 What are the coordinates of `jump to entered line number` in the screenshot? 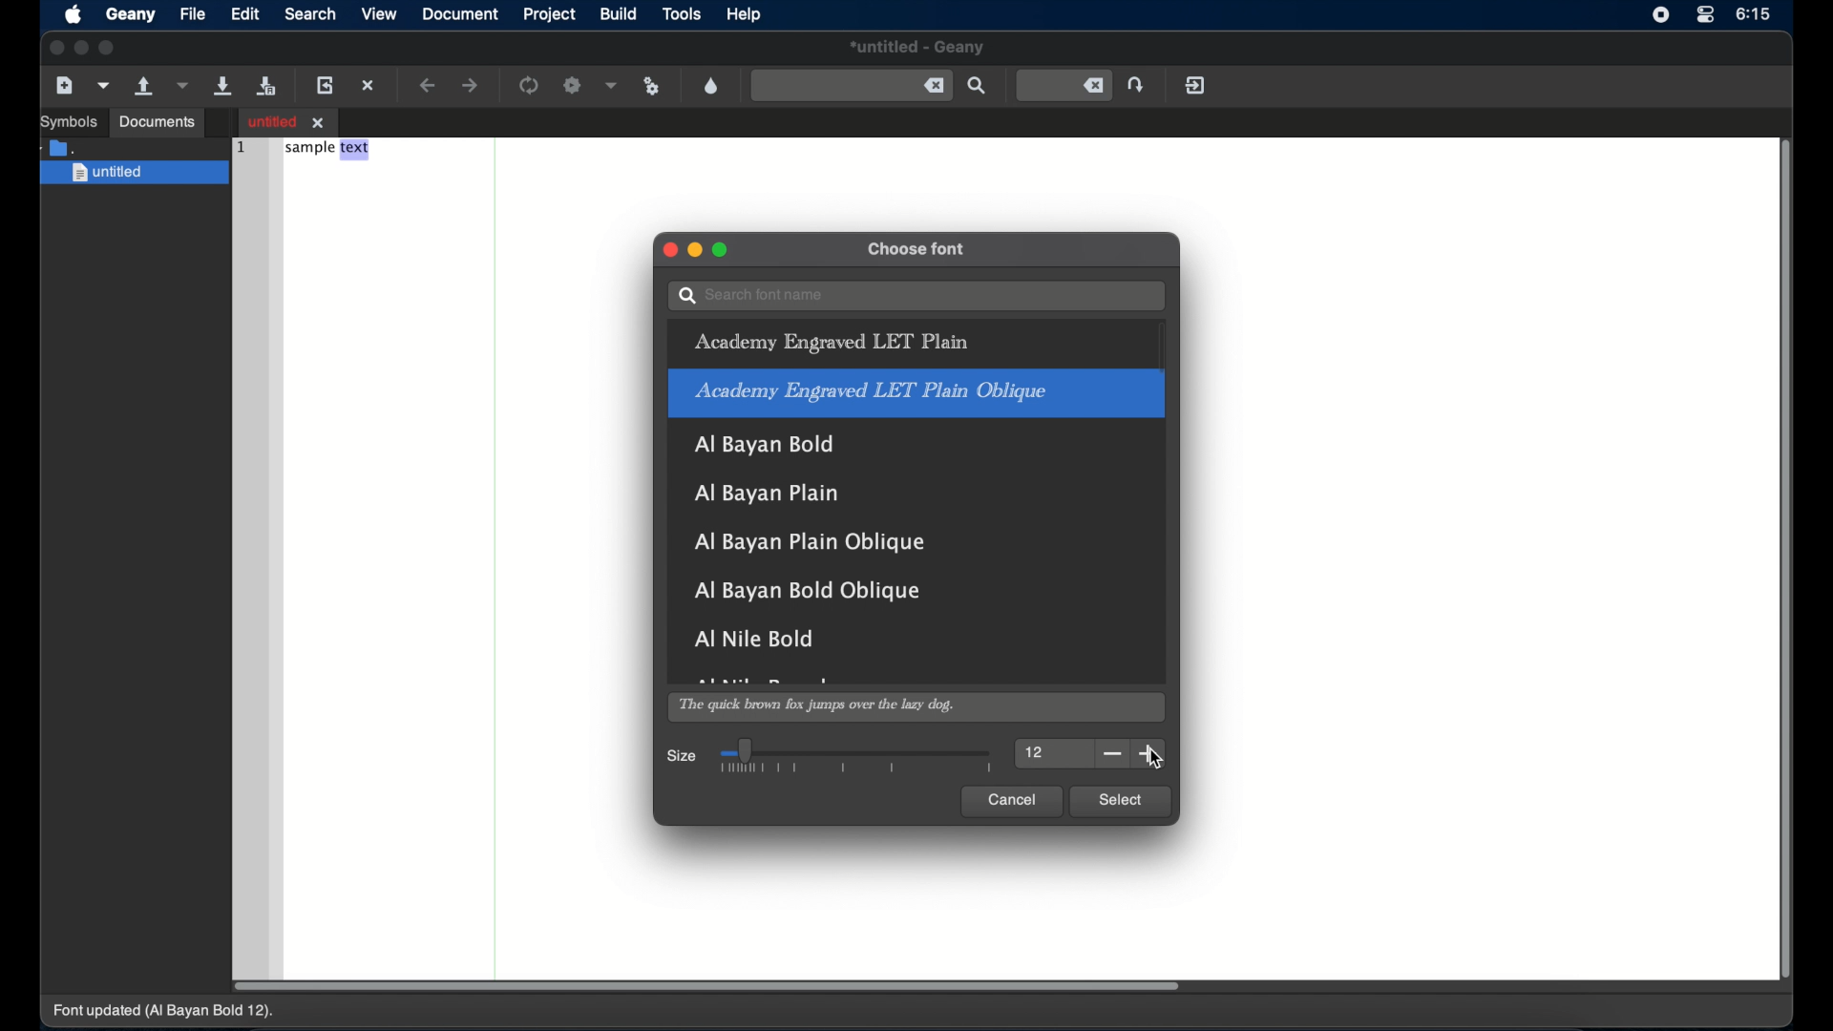 It's located at (1139, 84).